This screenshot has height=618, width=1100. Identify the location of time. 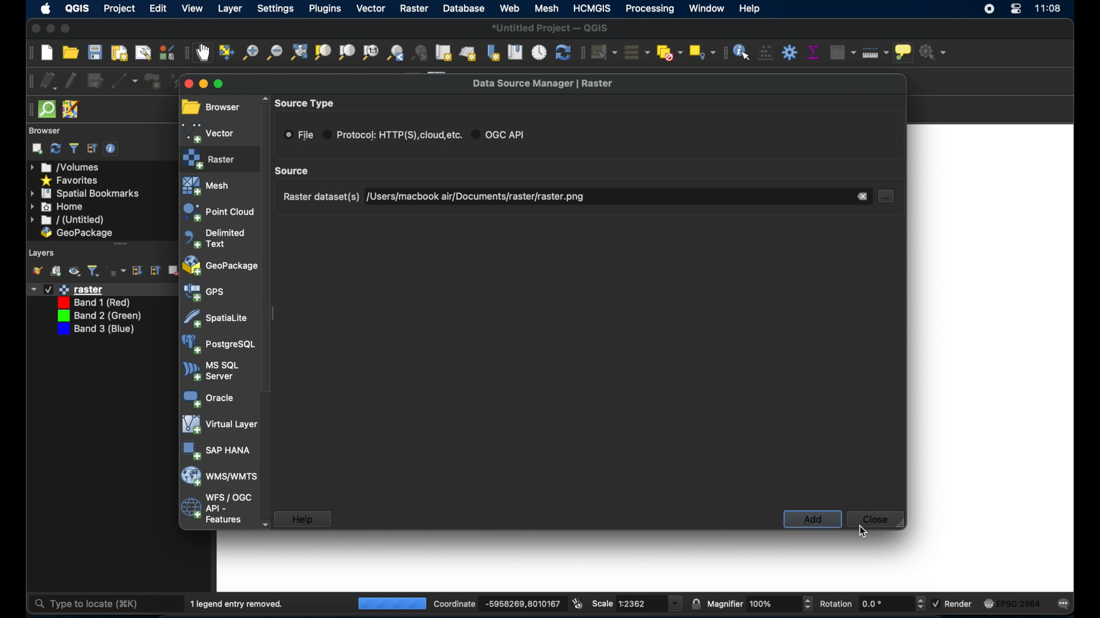
(1049, 10).